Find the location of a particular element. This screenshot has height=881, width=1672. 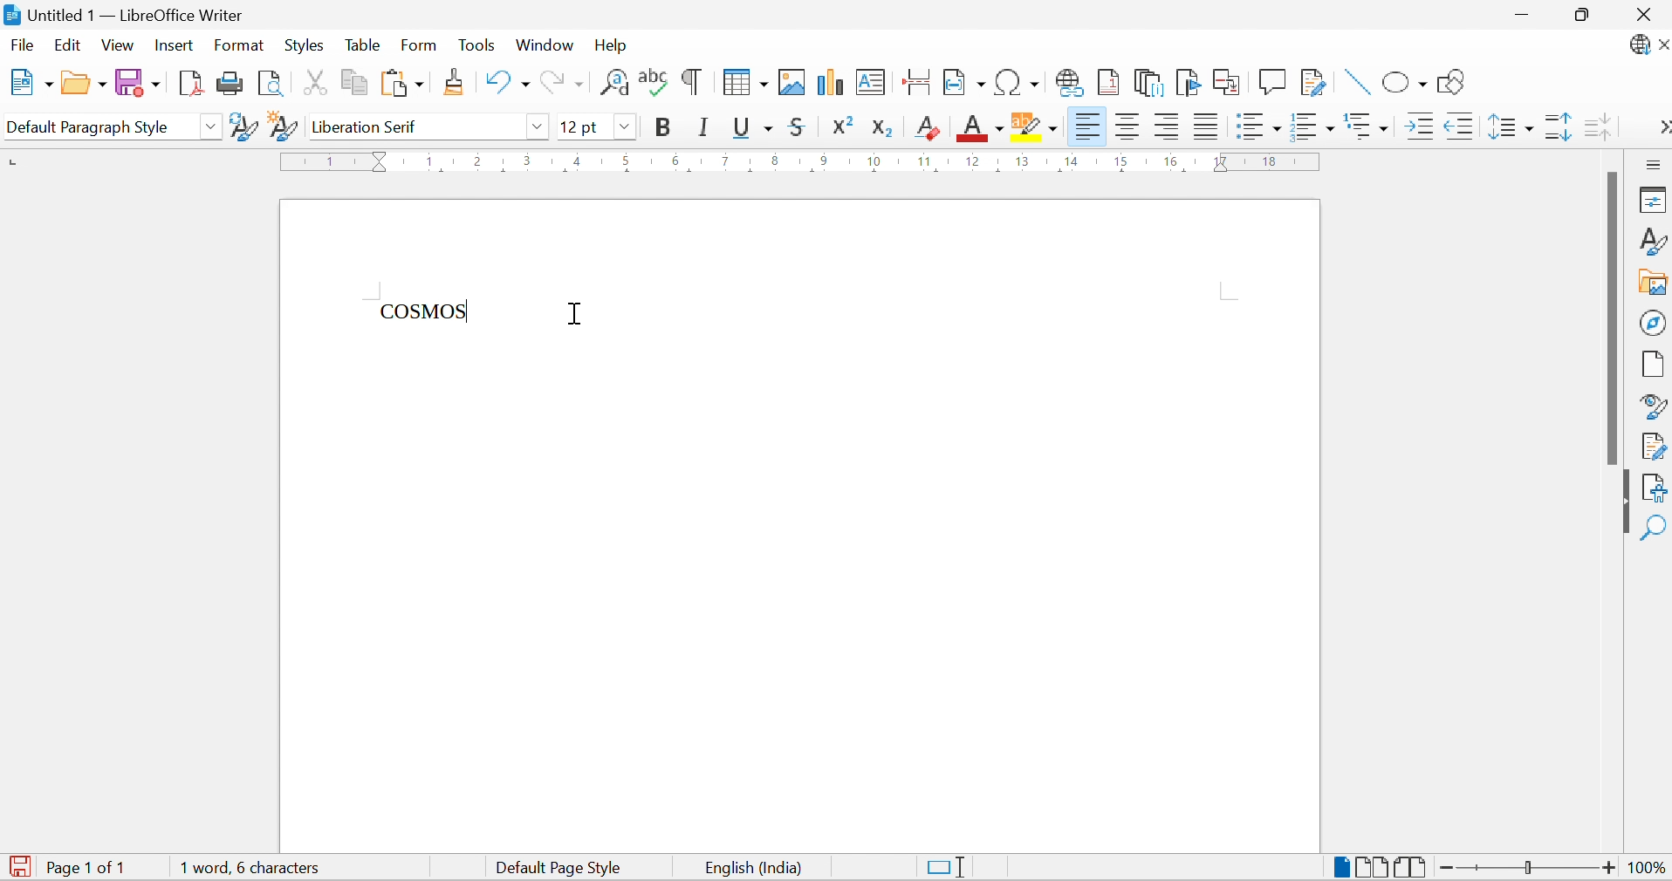

Styles is located at coordinates (1652, 239).